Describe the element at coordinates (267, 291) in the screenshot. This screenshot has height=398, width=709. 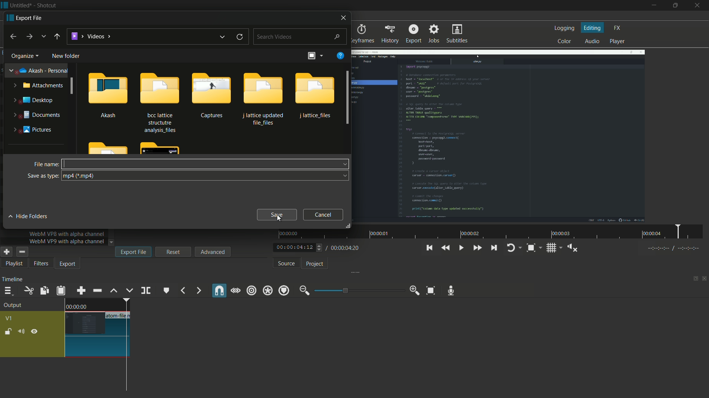
I see `ripple all tracks` at that location.